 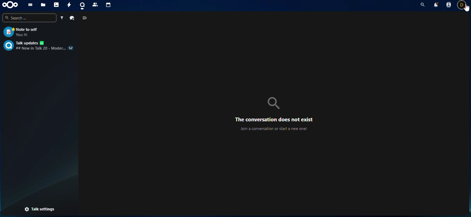 I want to click on talk, so click(x=81, y=6).